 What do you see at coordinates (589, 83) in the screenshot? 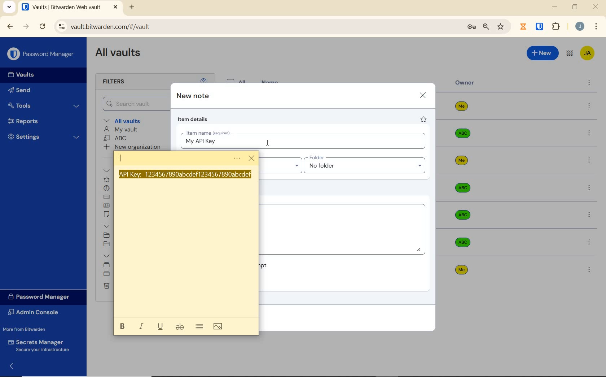
I see `more options` at bounding box center [589, 83].